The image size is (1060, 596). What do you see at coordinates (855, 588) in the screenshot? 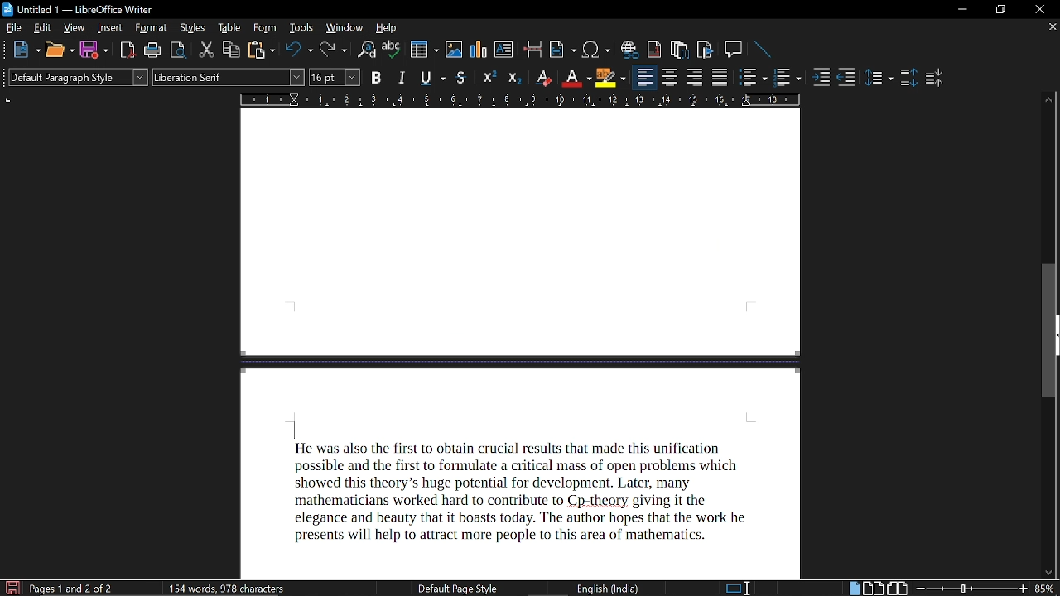
I see `single page view Single page view` at bounding box center [855, 588].